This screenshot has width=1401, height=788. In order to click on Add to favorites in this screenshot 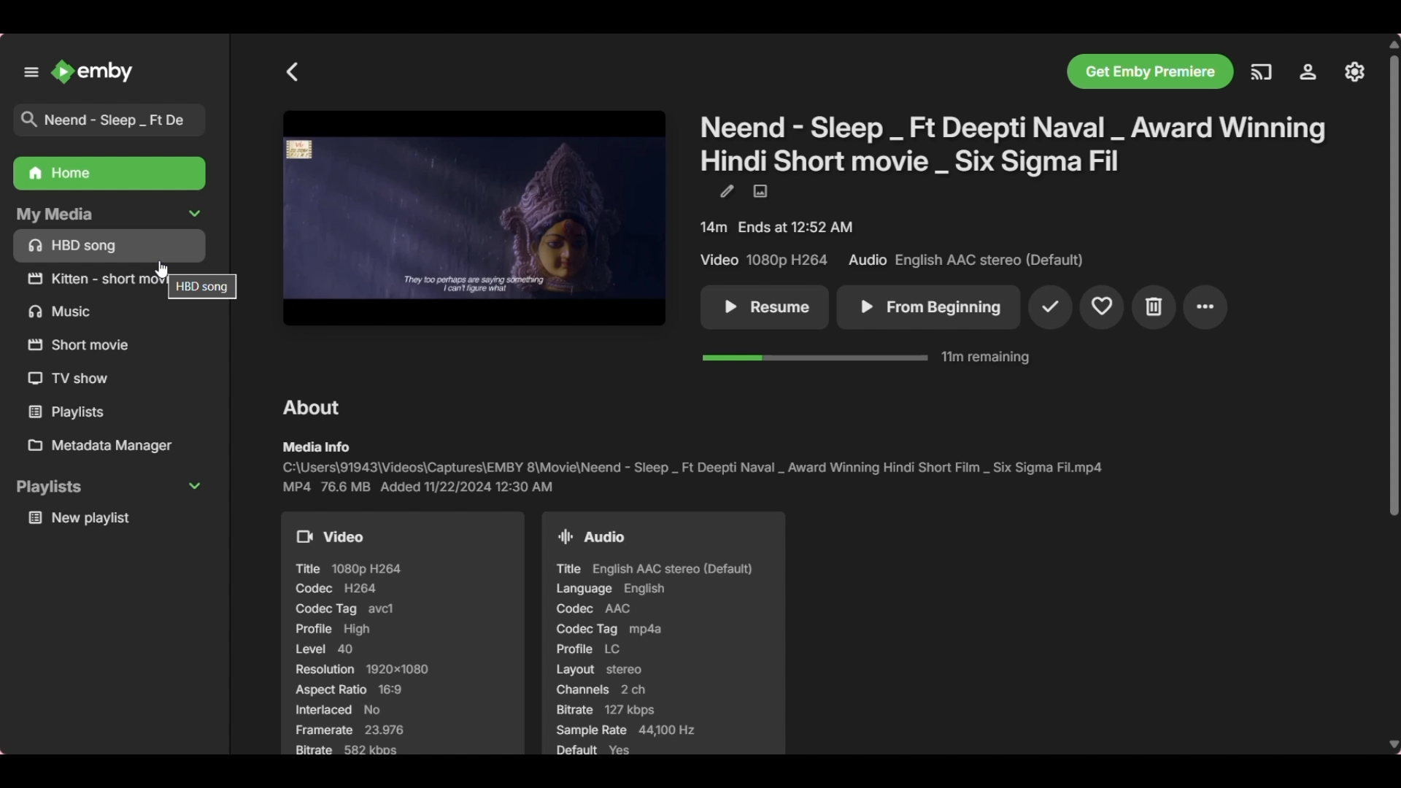, I will do `click(1102, 308)`.